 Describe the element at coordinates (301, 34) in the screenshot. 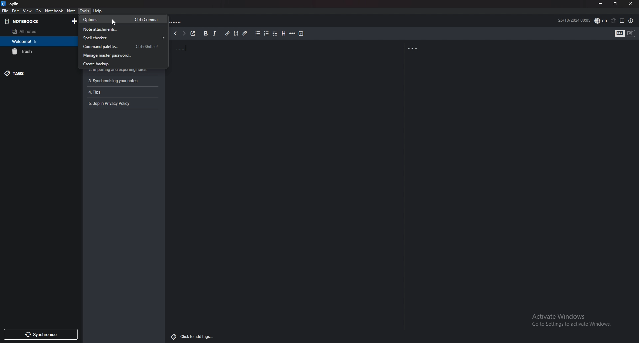

I see `insert time` at that location.